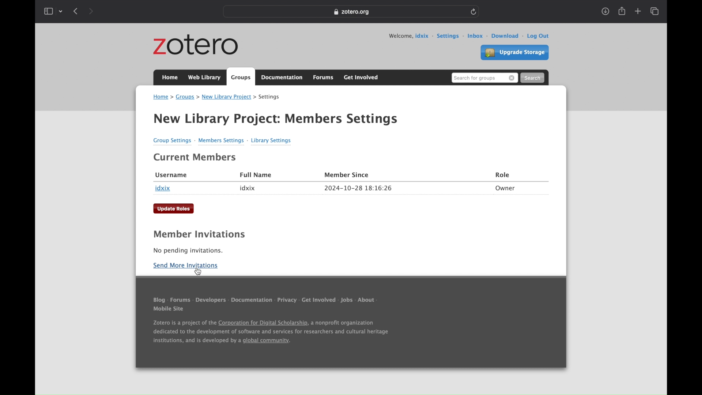 The image size is (702, 395). What do you see at coordinates (223, 140) in the screenshot?
I see `member settings` at bounding box center [223, 140].